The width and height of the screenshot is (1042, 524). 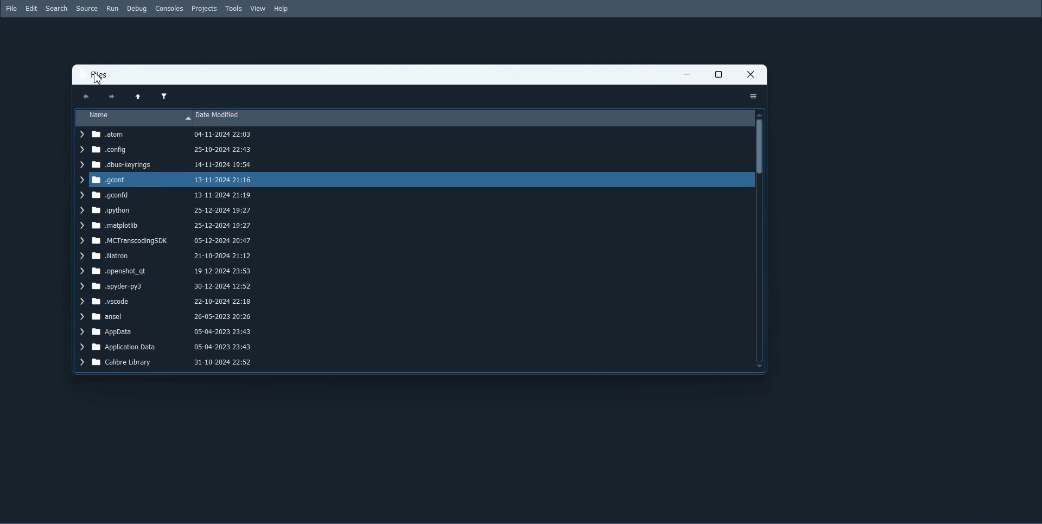 I want to click on Date Modified, so click(x=474, y=117).